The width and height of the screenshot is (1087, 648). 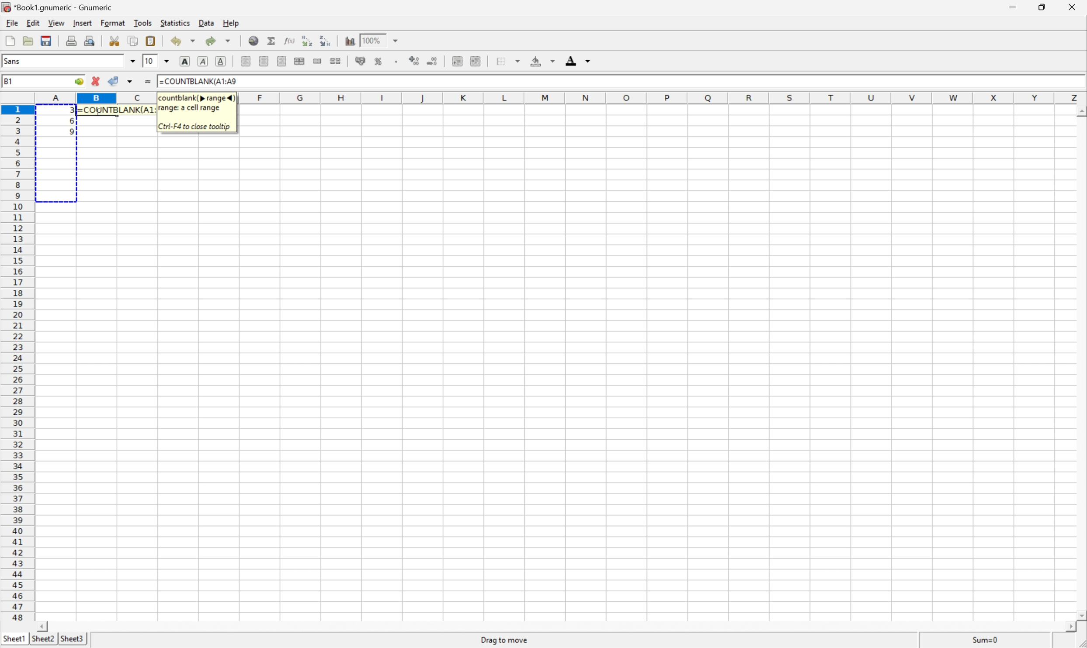 What do you see at coordinates (147, 82) in the screenshot?
I see `Enter formula` at bounding box center [147, 82].